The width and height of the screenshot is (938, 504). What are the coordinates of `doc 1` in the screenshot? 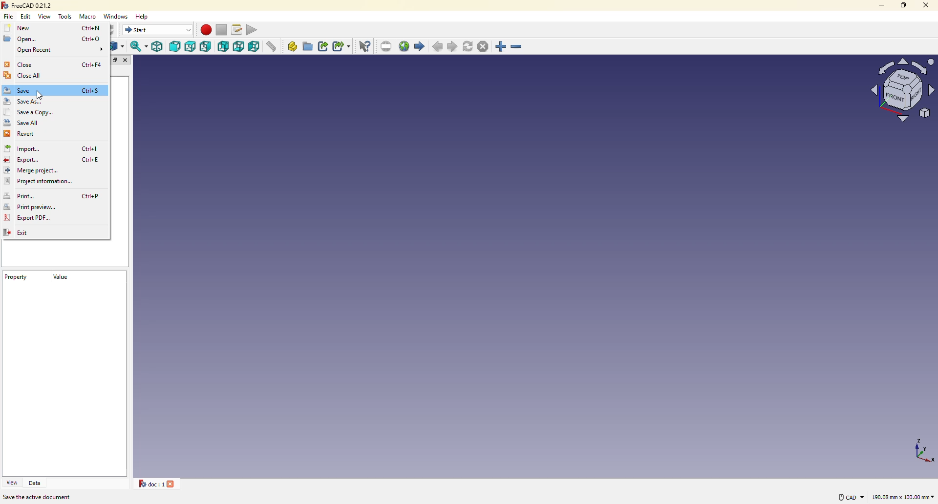 It's located at (148, 483).